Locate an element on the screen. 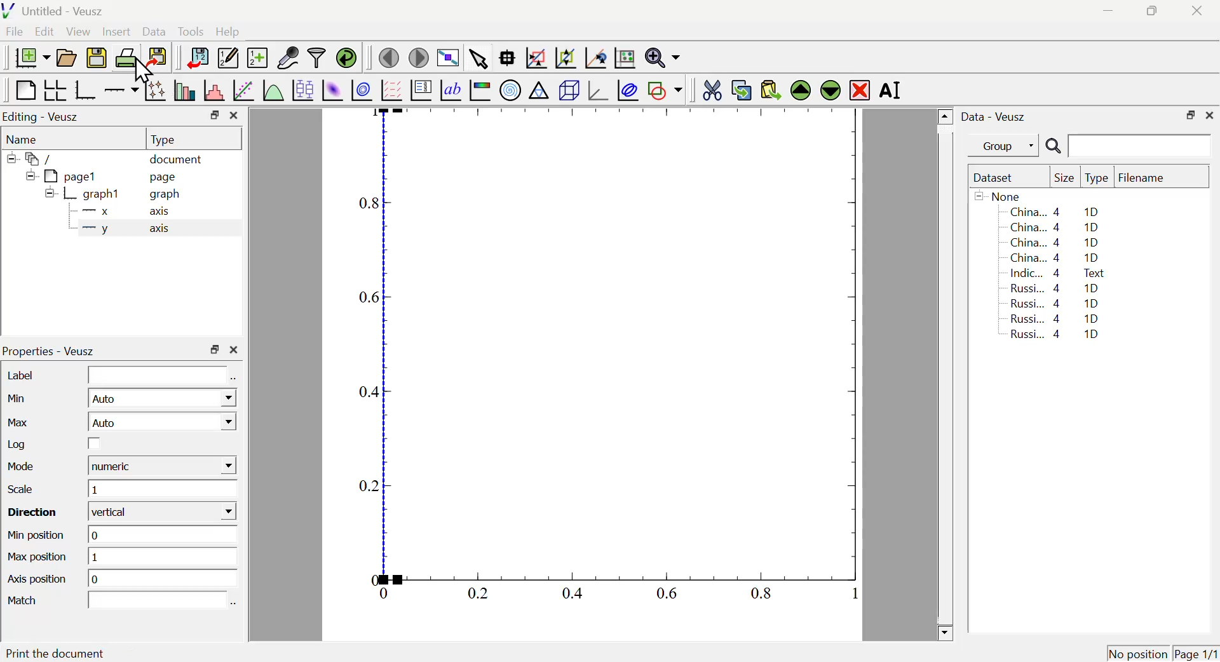 This screenshot has height=662, width=1220. Cursor is located at coordinates (145, 71).